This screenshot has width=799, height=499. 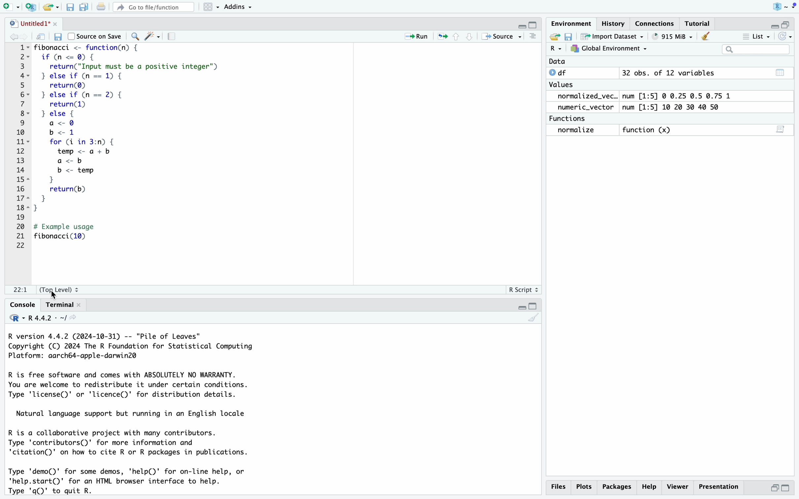 What do you see at coordinates (555, 36) in the screenshot?
I see `load workspace` at bounding box center [555, 36].